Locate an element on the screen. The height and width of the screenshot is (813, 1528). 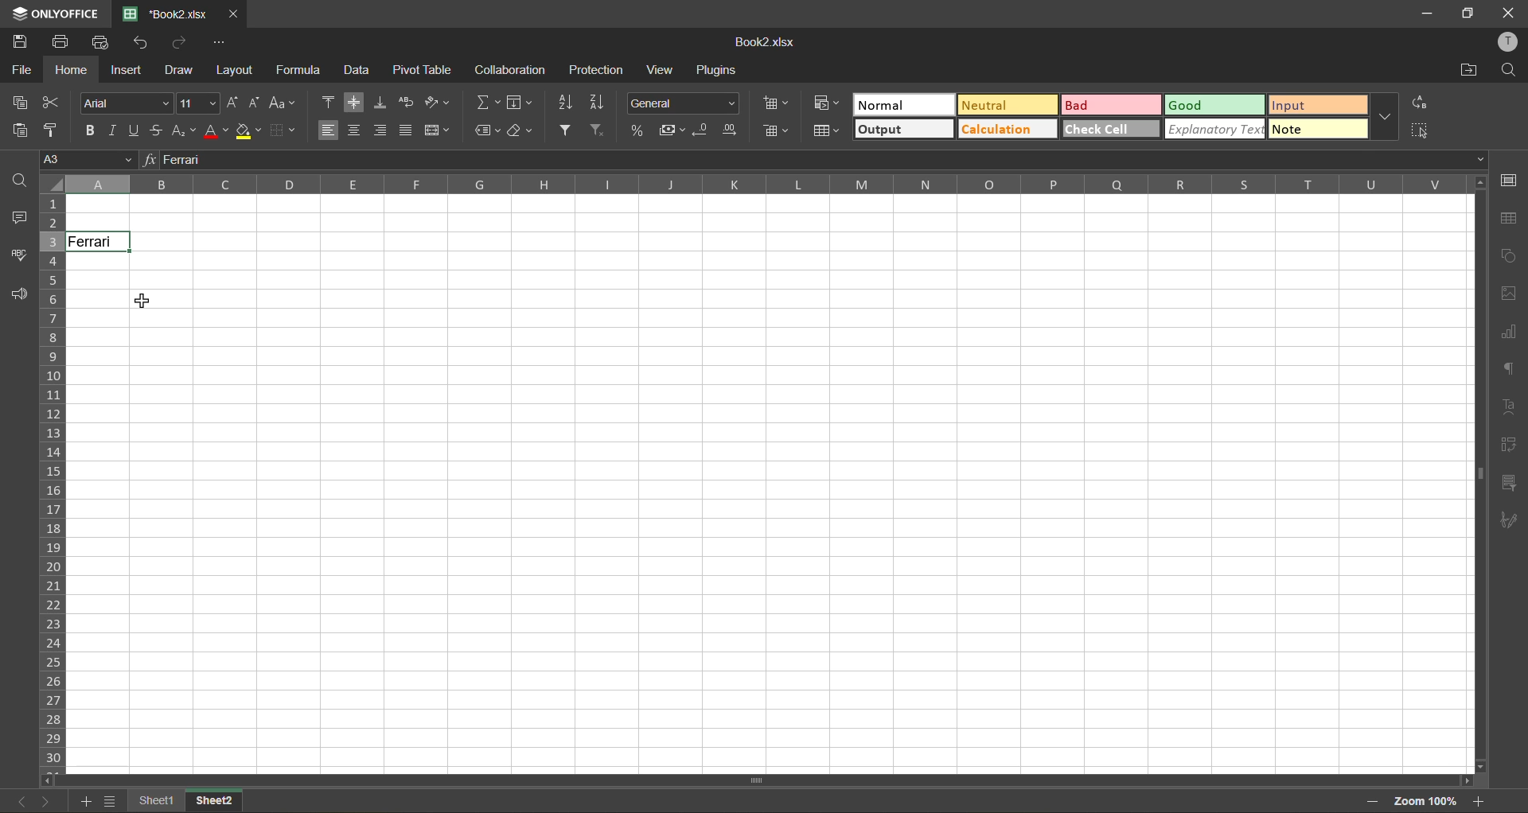
number format is located at coordinates (682, 102).